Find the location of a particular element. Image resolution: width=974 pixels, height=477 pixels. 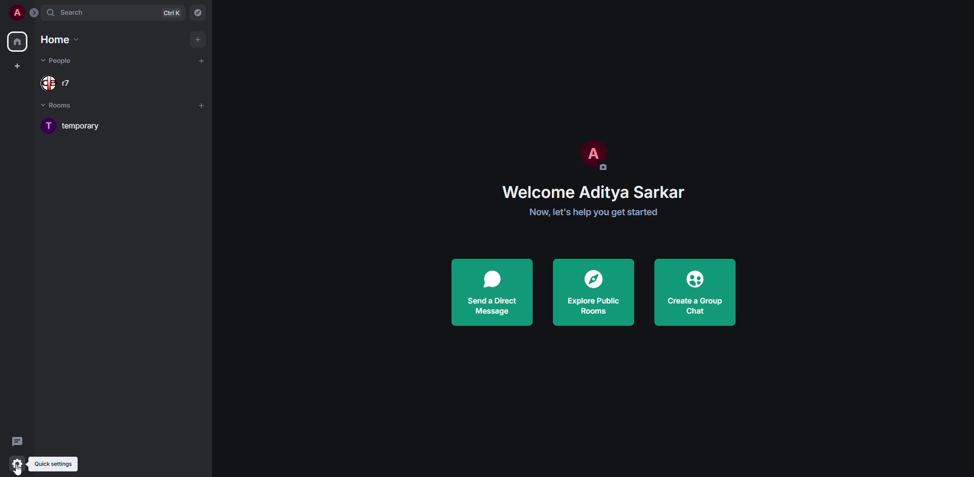

search is located at coordinates (69, 12).